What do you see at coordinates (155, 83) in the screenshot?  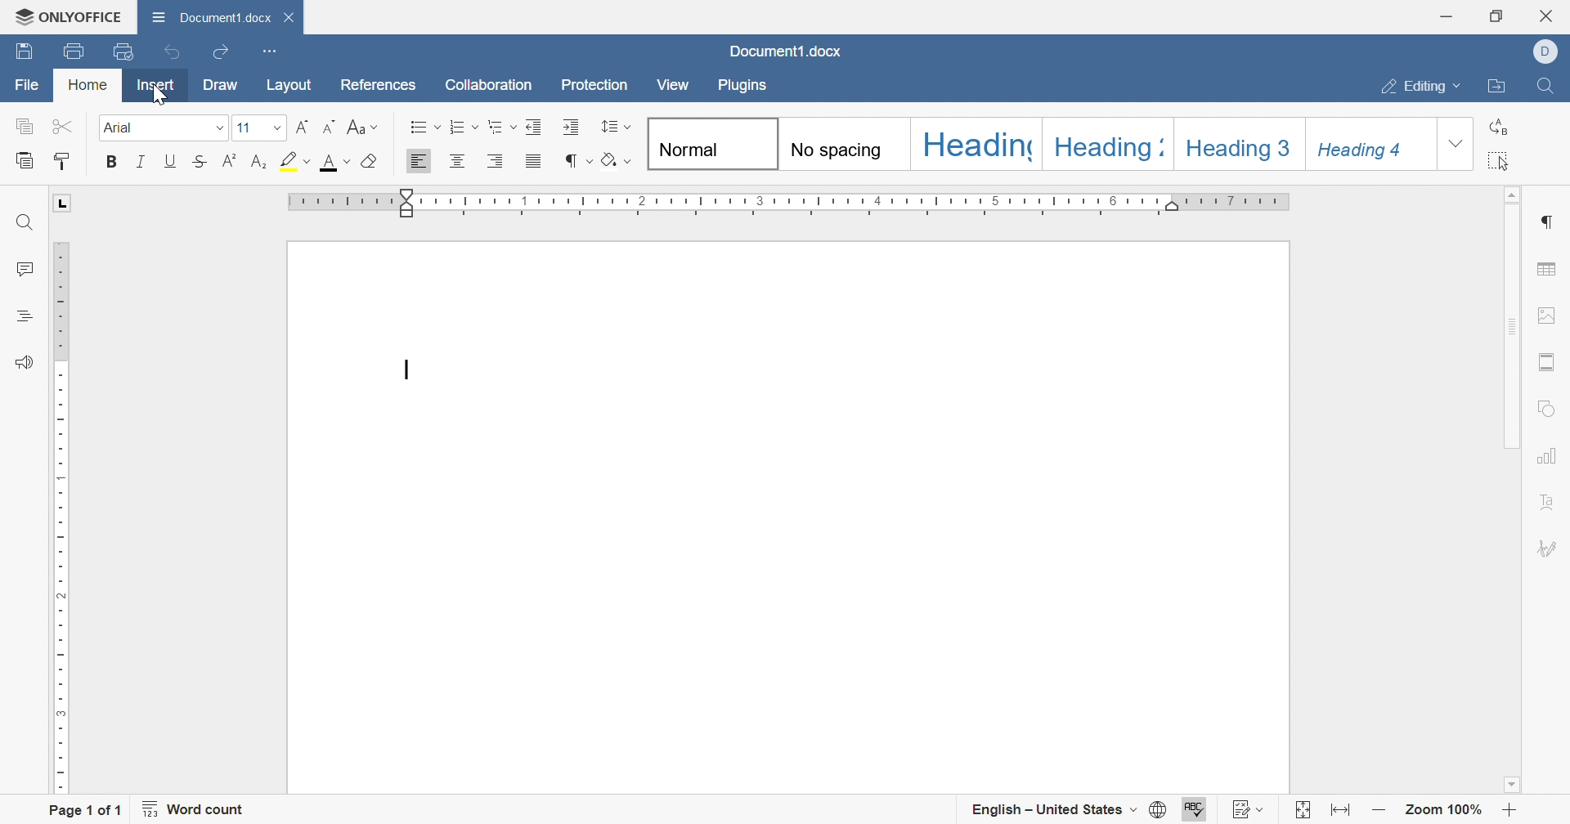 I see `Insert` at bounding box center [155, 83].